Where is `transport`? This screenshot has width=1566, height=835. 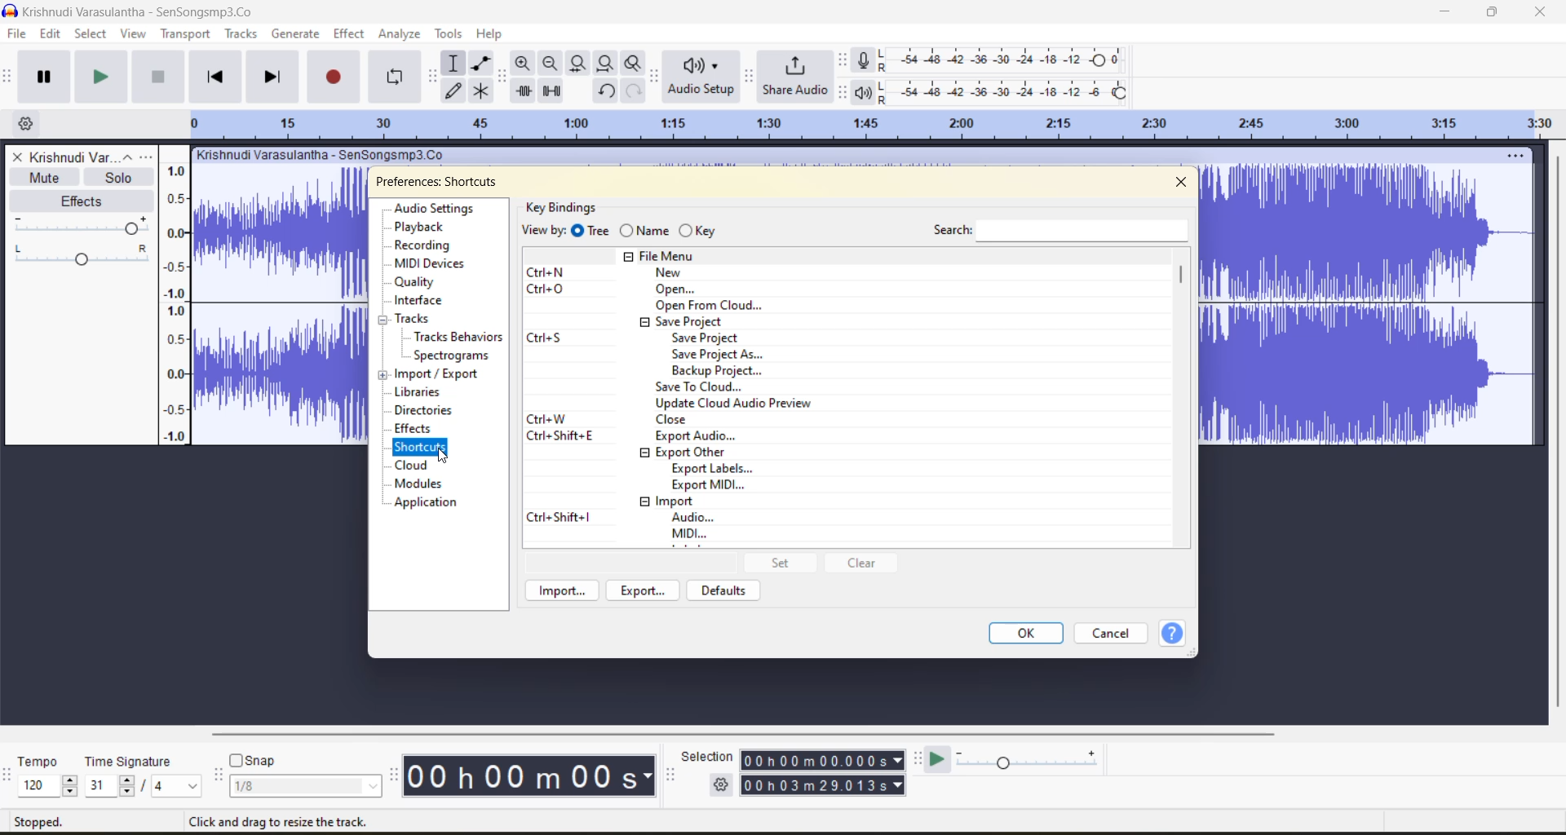 transport is located at coordinates (184, 33).